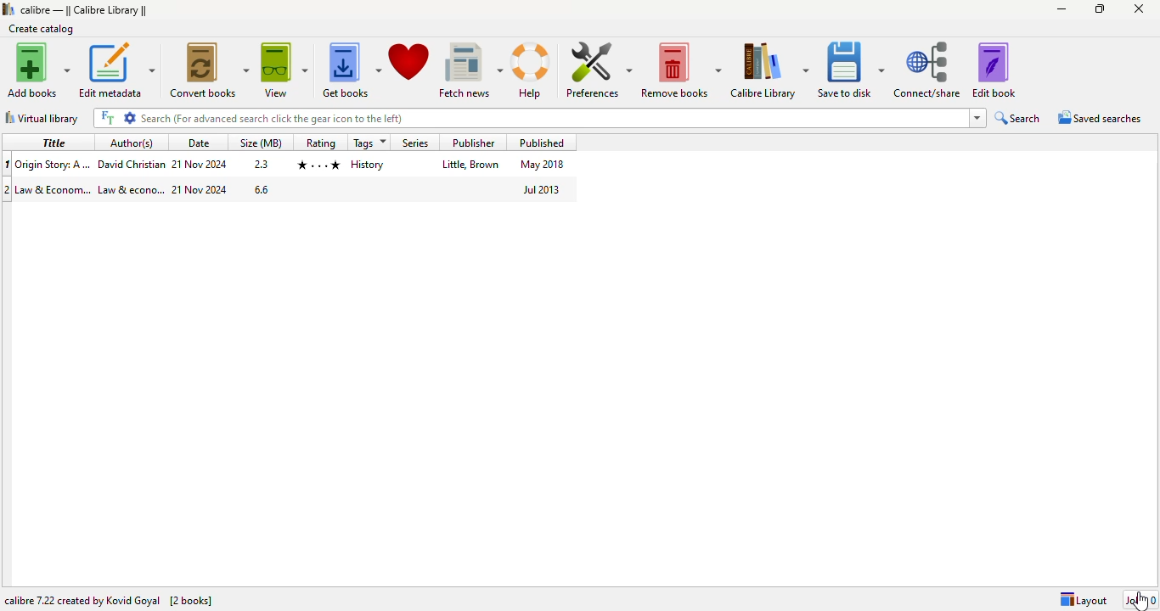  Describe the element at coordinates (1138, 8) in the screenshot. I see `close` at that location.